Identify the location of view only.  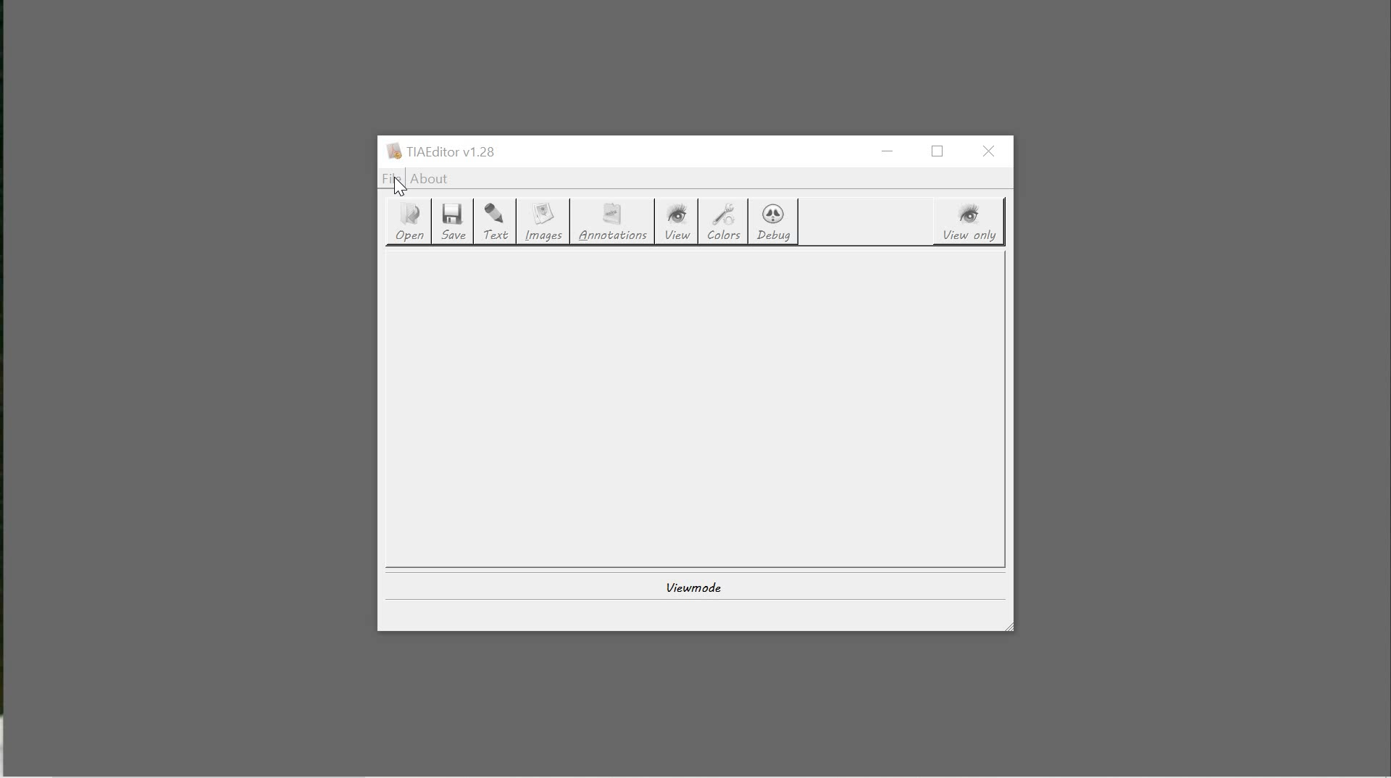
(970, 222).